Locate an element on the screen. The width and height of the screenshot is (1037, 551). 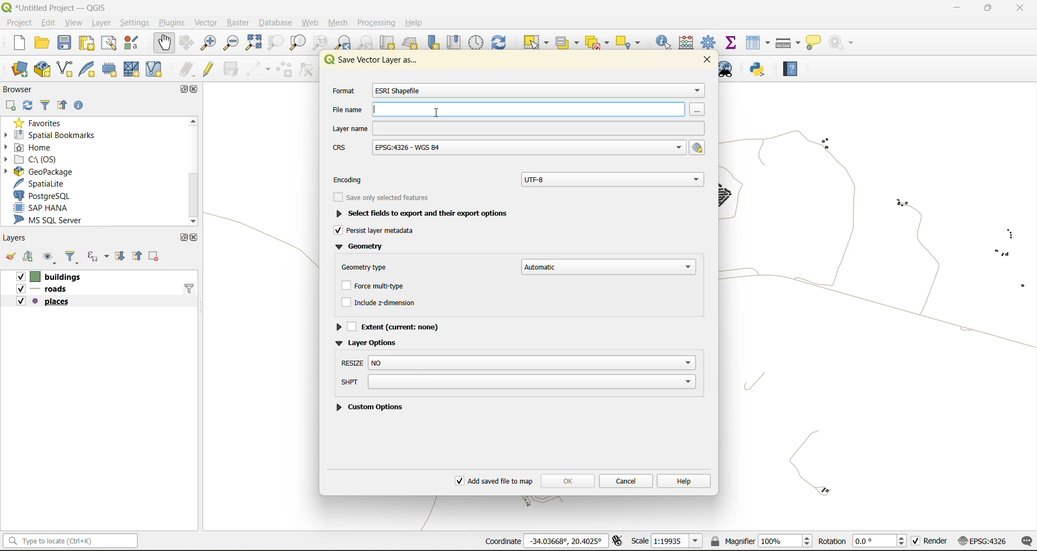
raster is located at coordinates (239, 24).